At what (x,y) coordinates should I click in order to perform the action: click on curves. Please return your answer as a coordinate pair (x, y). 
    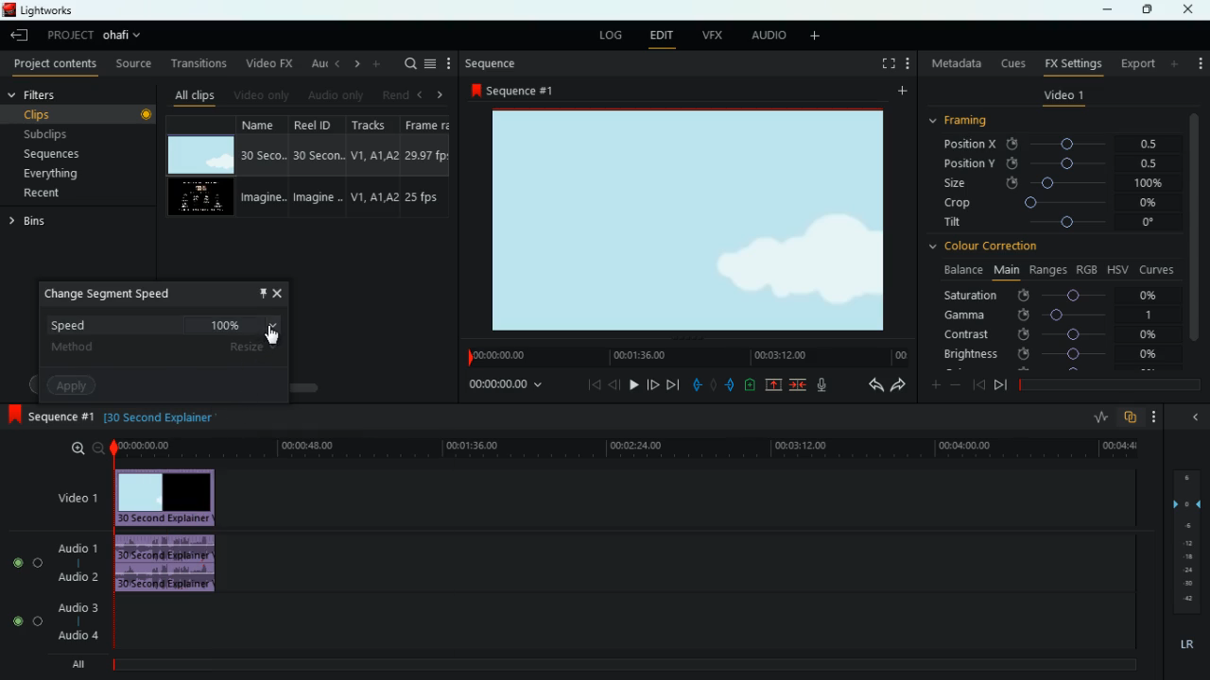
    Looking at the image, I should click on (1157, 268).